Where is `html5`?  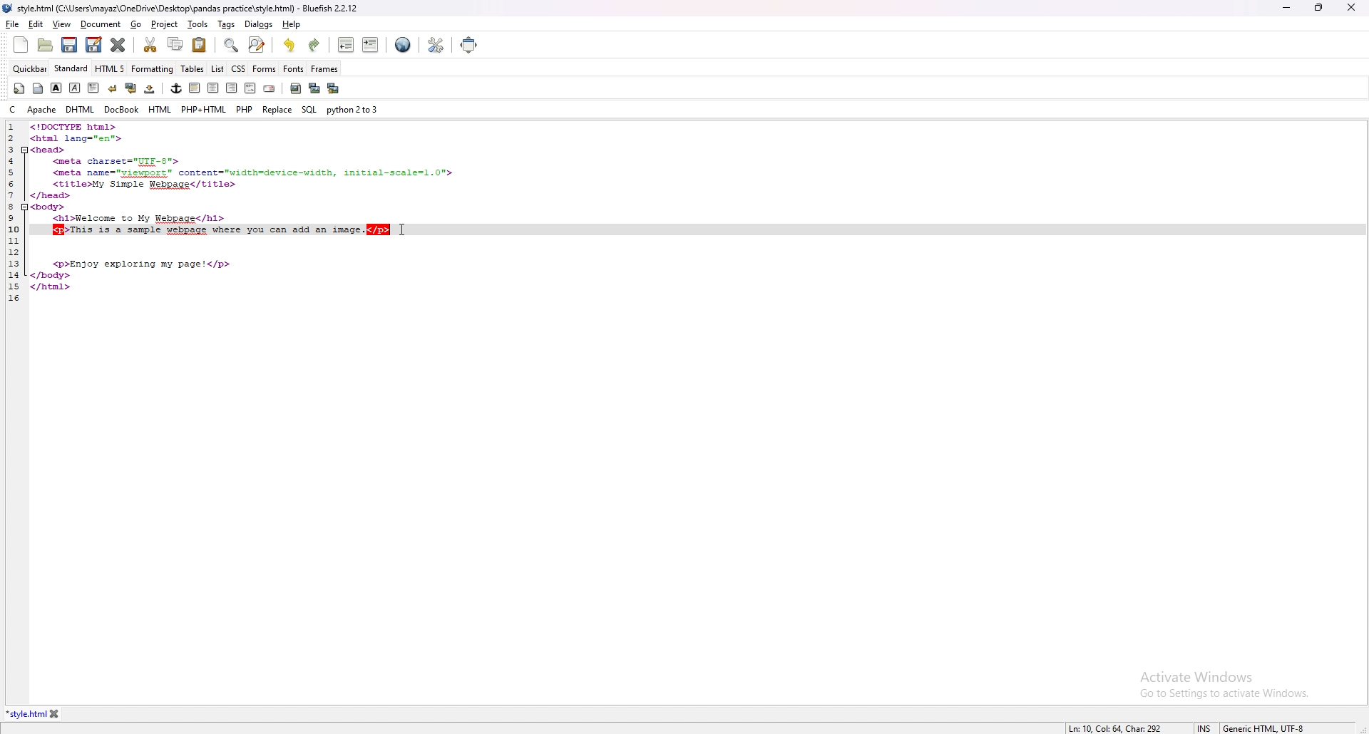 html5 is located at coordinates (110, 68).